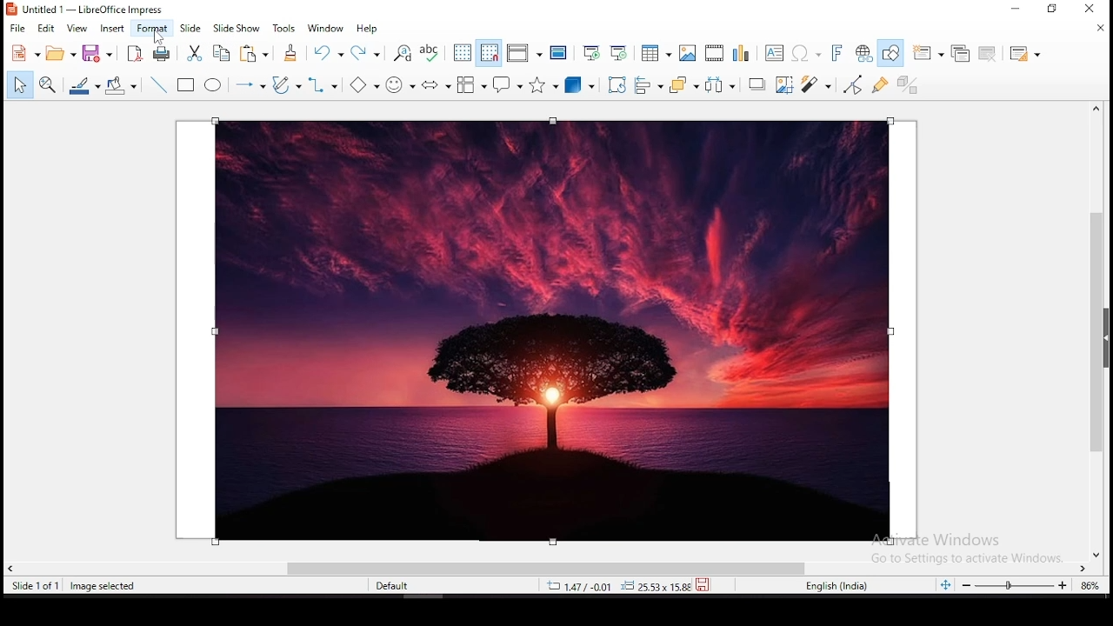 Image resolution: width=1113 pixels, height=626 pixels. Describe the element at coordinates (550, 330) in the screenshot. I see `image` at that location.